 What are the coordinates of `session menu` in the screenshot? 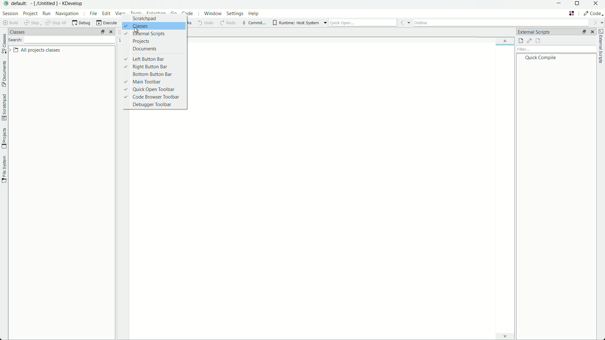 It's located at (11, 14).